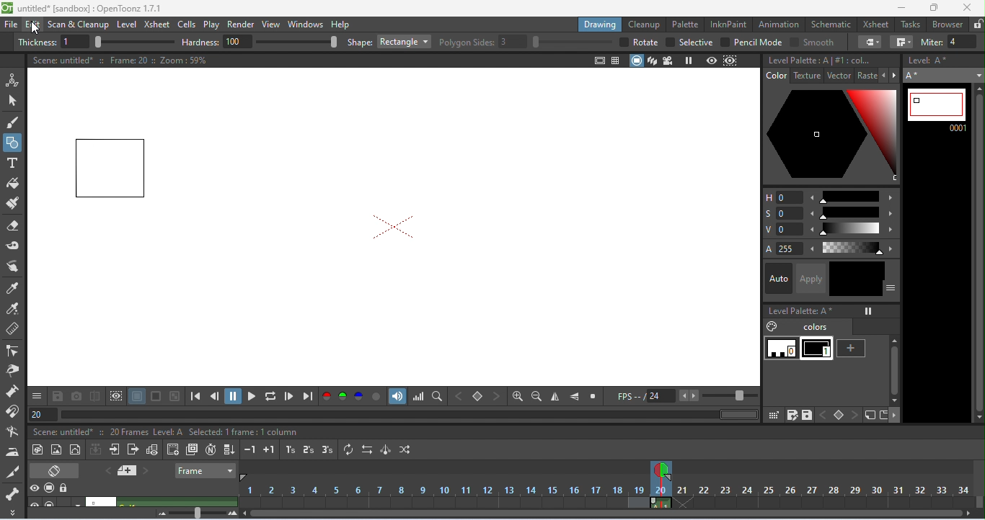  Describe the element at coordinates (496, 395) in the screenshot. I see `next key` at that location.